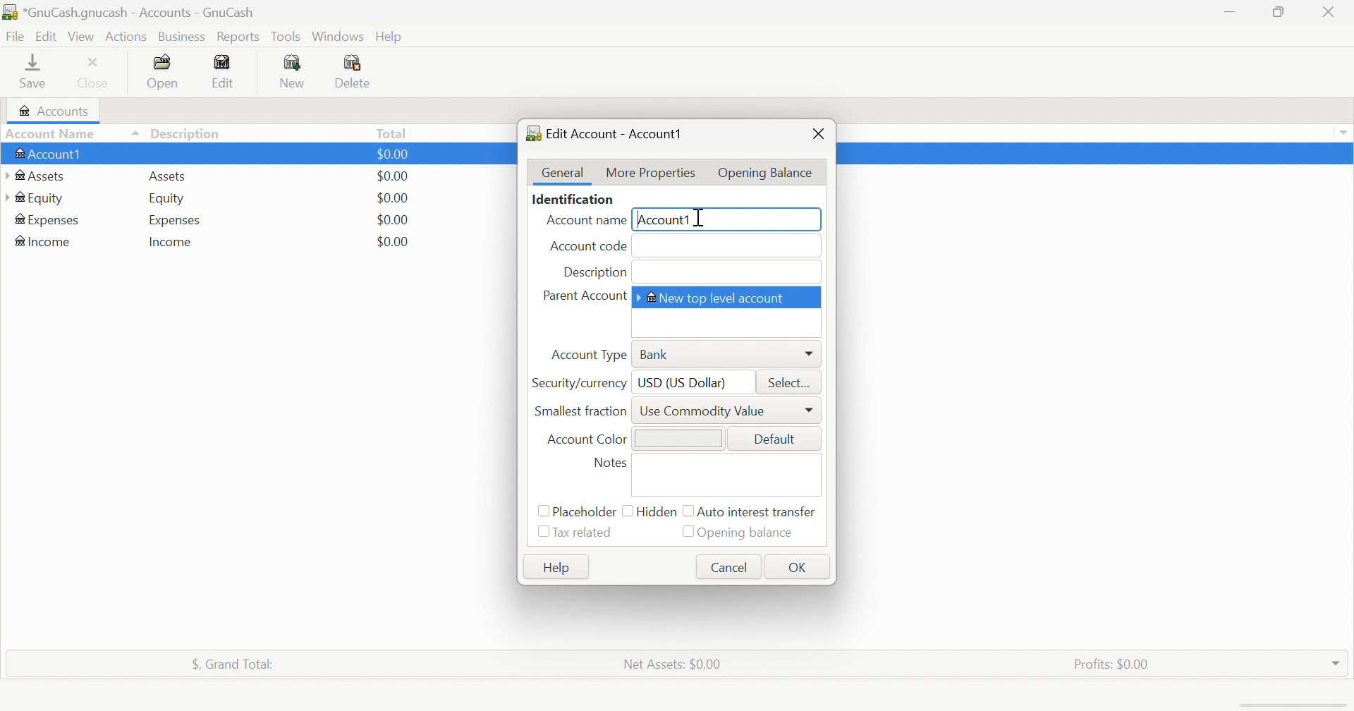 This screenshot has height=711, width=1354. I want to click on Tools, so click(286, 37).